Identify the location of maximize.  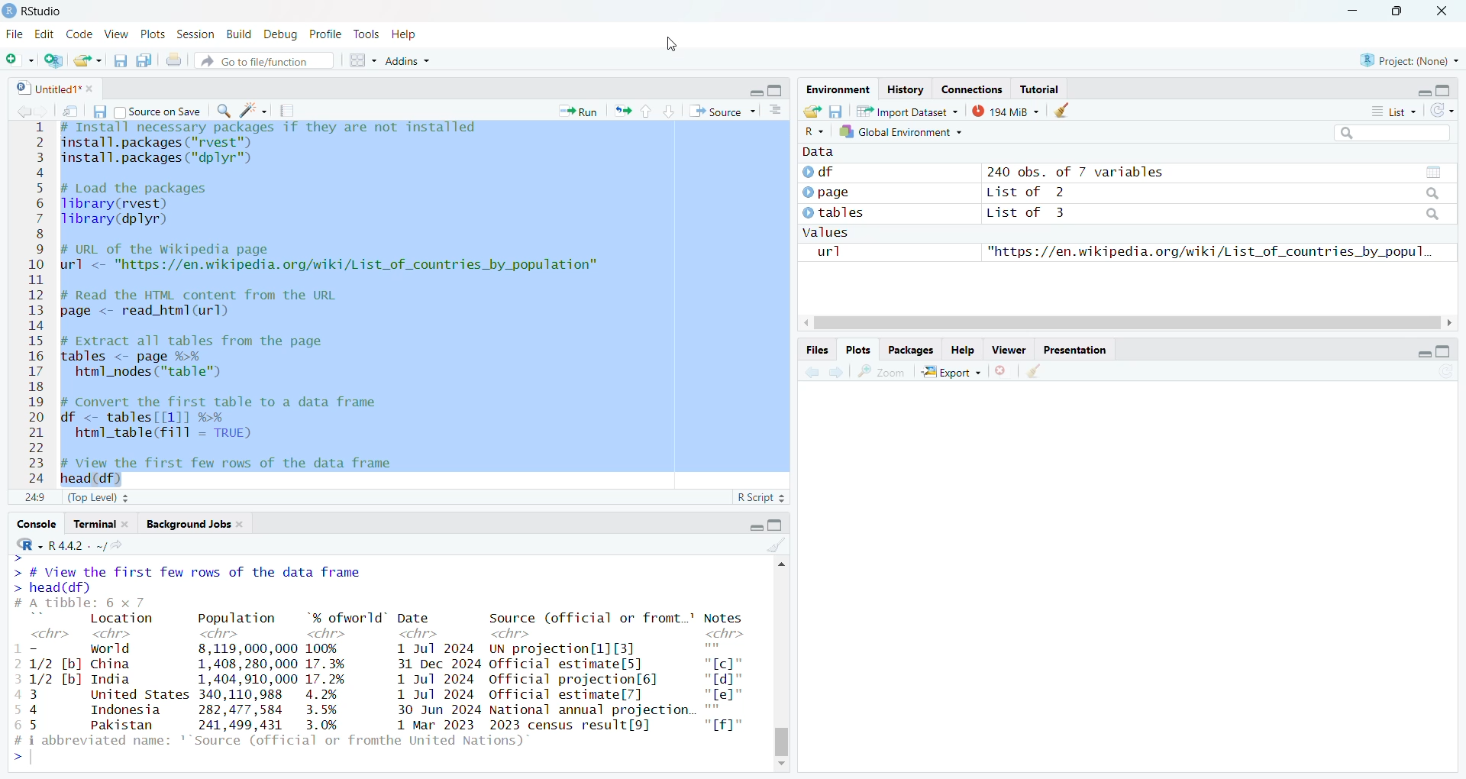
(1444, 90).